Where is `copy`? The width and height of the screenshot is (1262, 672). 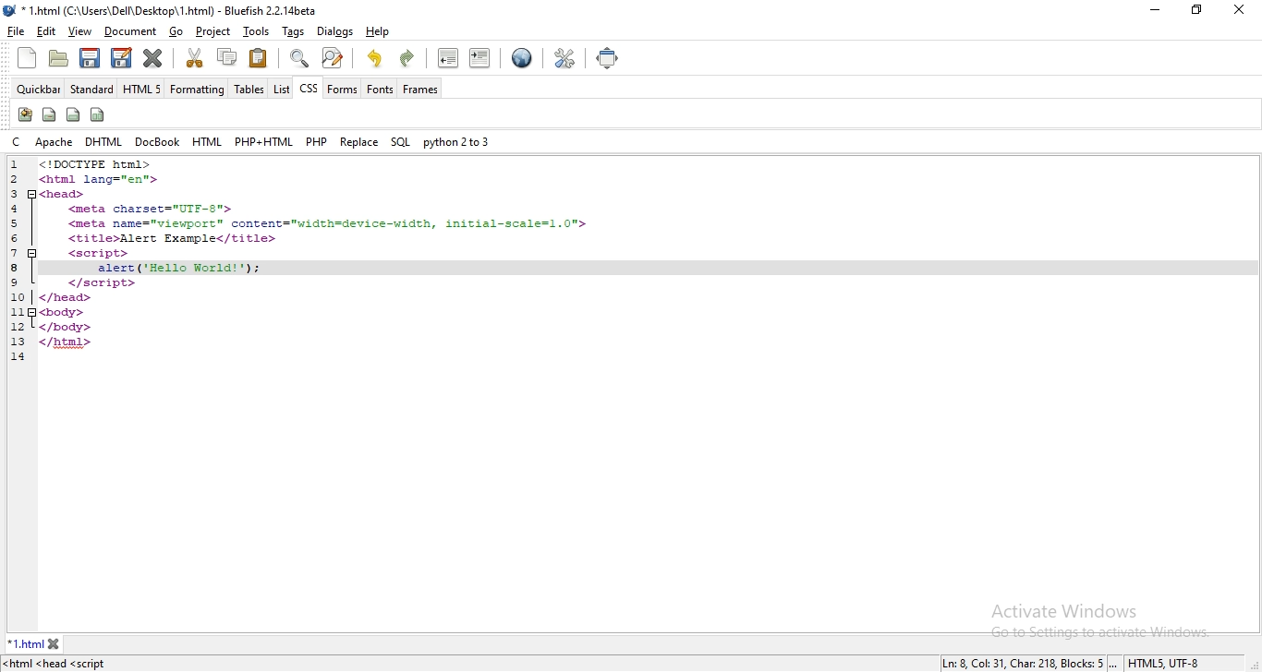 copy is located at coordinates (225, 59).